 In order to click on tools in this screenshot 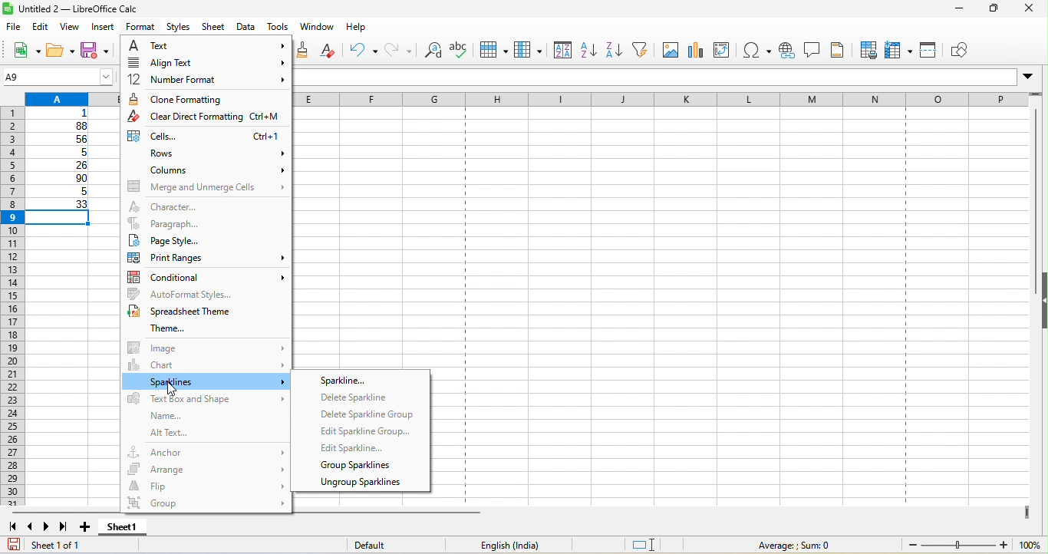, I will do `click(278, 28)`.